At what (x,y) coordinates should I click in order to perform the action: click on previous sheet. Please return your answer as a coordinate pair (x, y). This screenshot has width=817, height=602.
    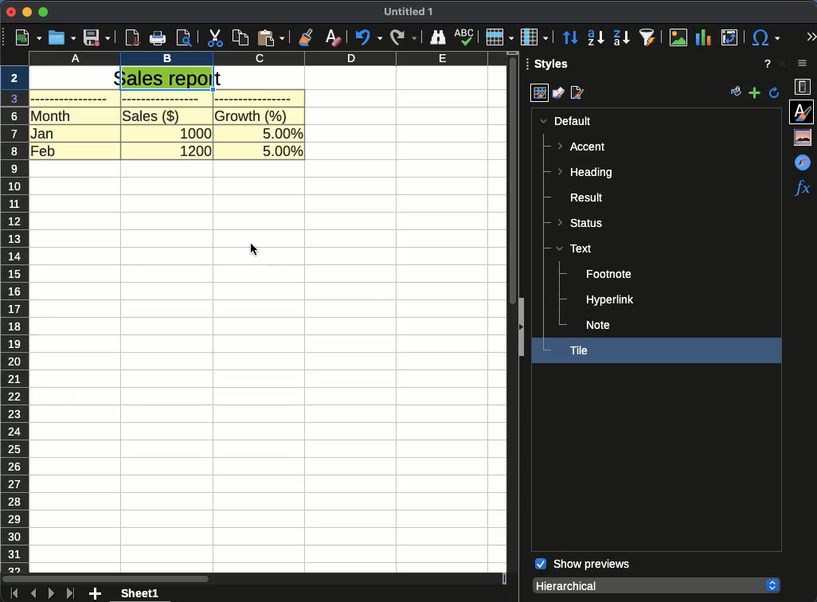
    Looking at the image, I should click on (33, 594).